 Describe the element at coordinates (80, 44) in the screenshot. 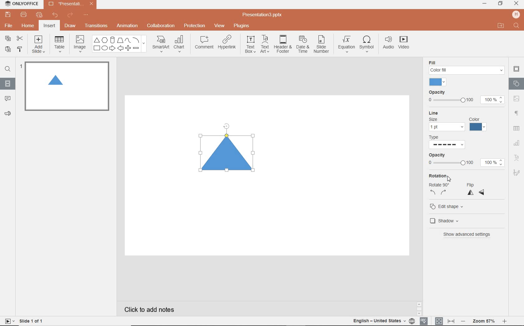

I see `IMAGE` at that location.